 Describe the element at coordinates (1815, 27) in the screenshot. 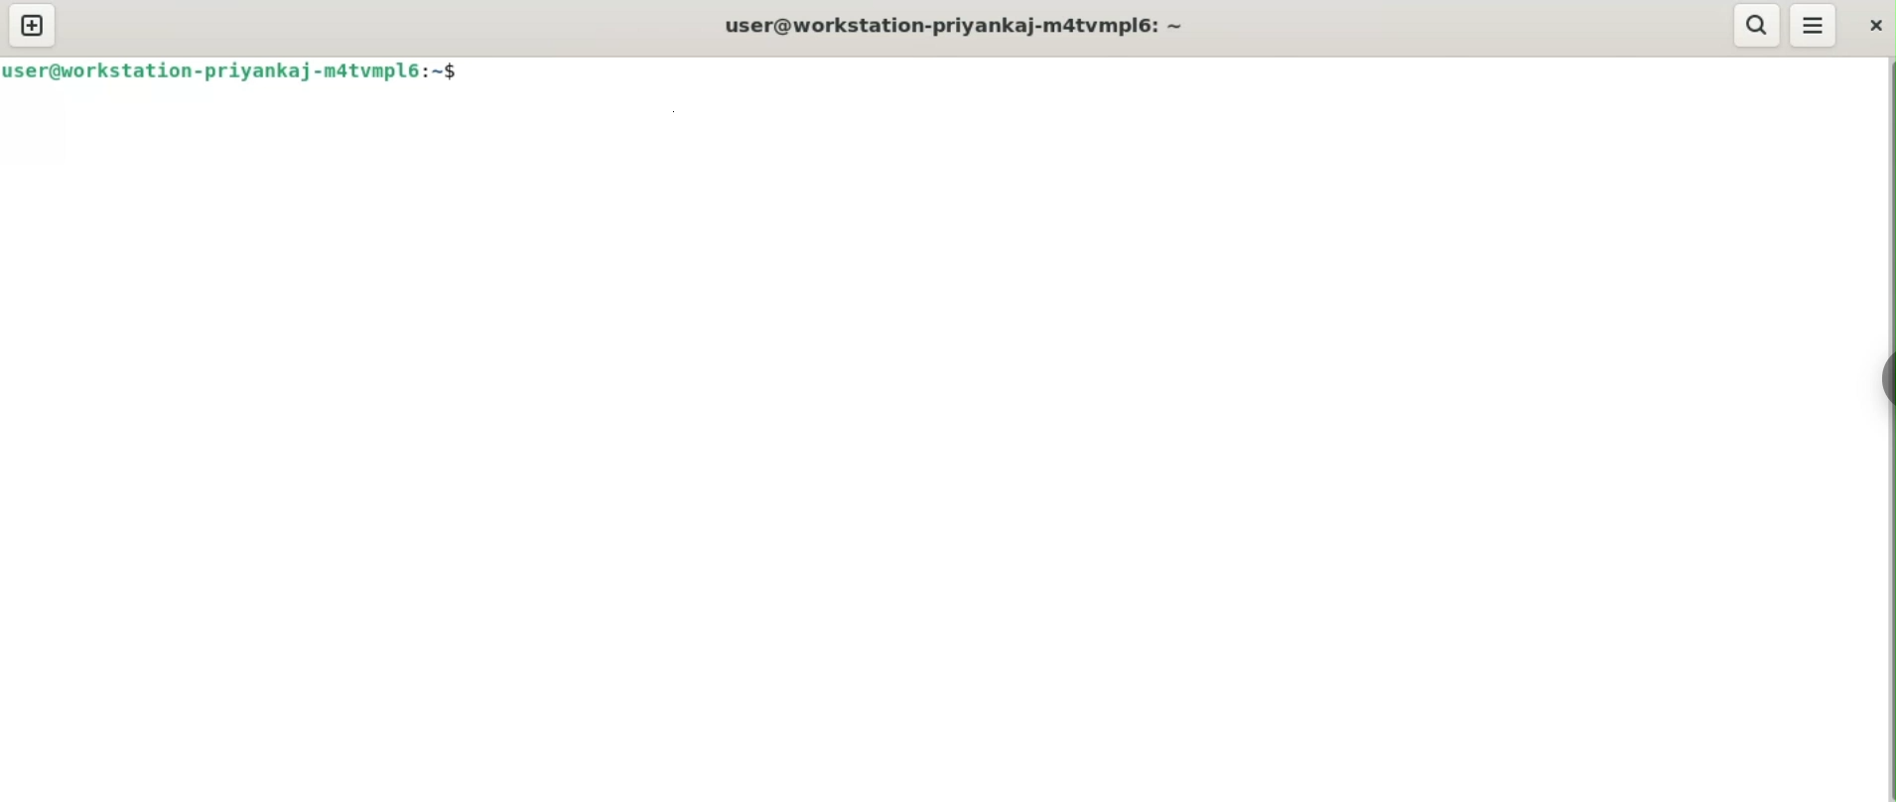

I see `menu` at that location.